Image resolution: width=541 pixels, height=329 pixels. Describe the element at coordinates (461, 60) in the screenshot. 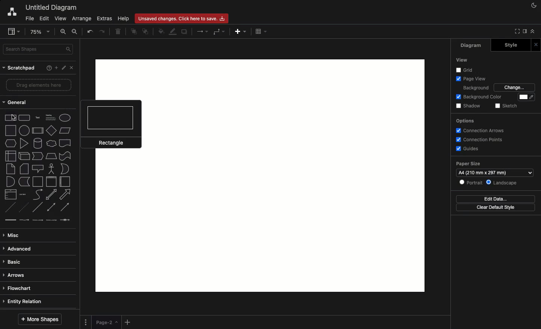

I see `View` at that location.